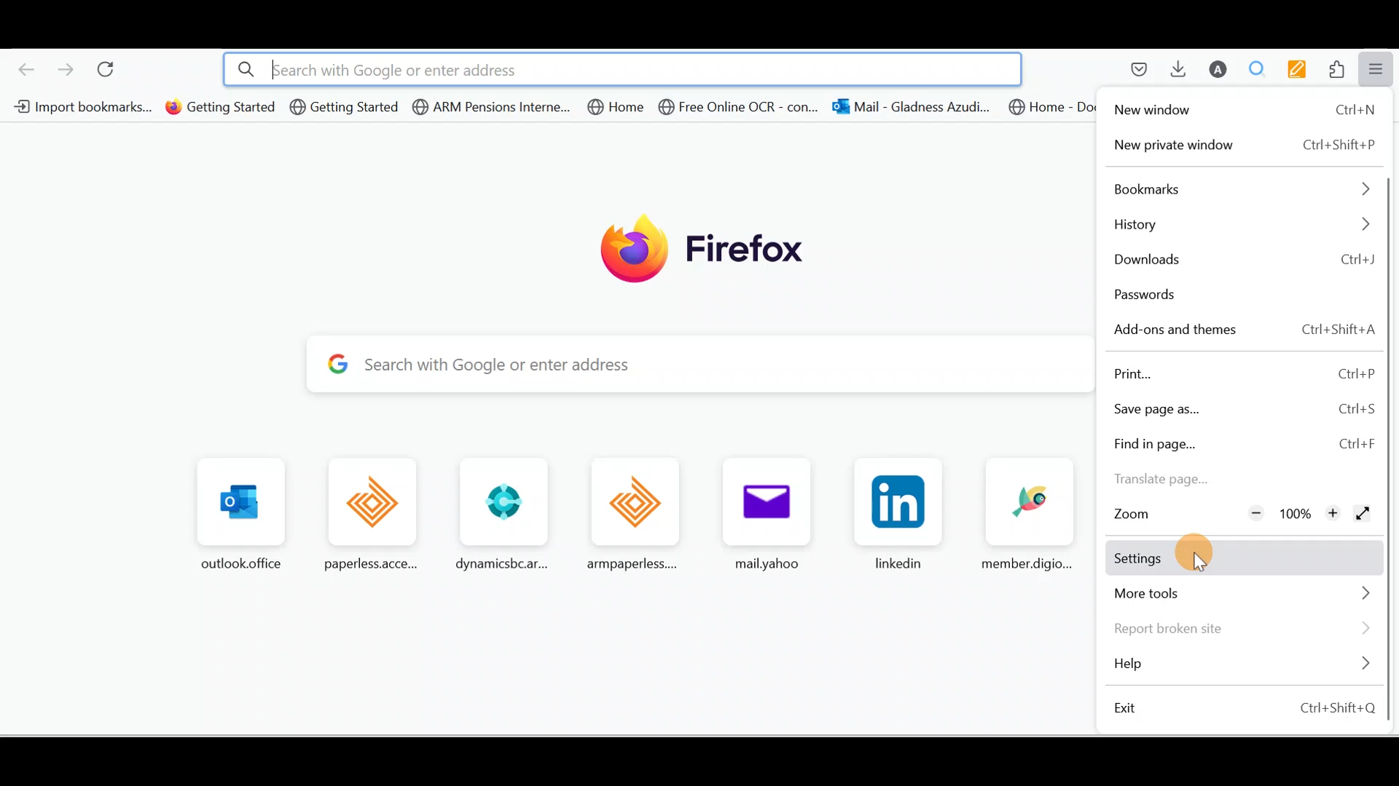 The width and height of the screenshot is (1399, 786). Describe the element at coordinates (1177, 67) in the screenshot. I see `Downloads` at that location.